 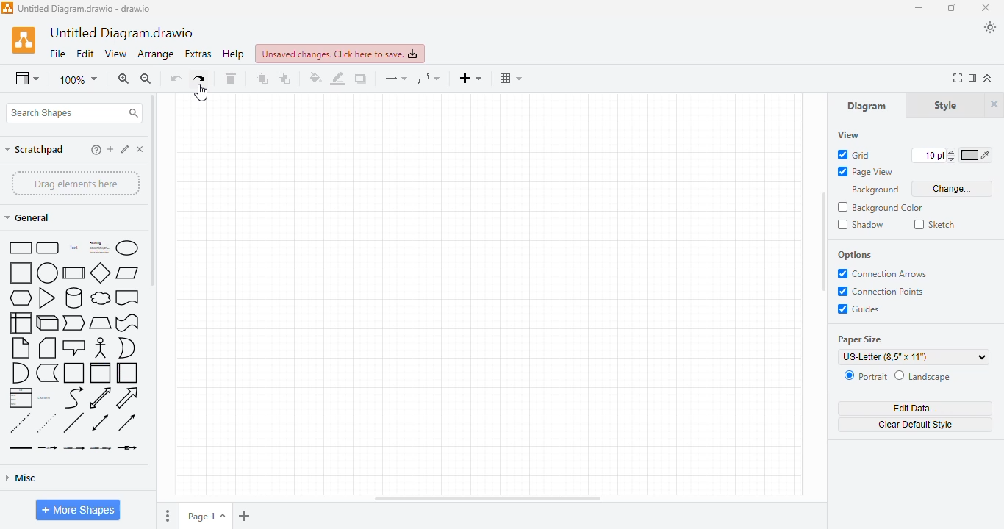 What do you see at coordinates (920, 9) in the screenshot?
I see `minimize` at bounding box center [920, 9].